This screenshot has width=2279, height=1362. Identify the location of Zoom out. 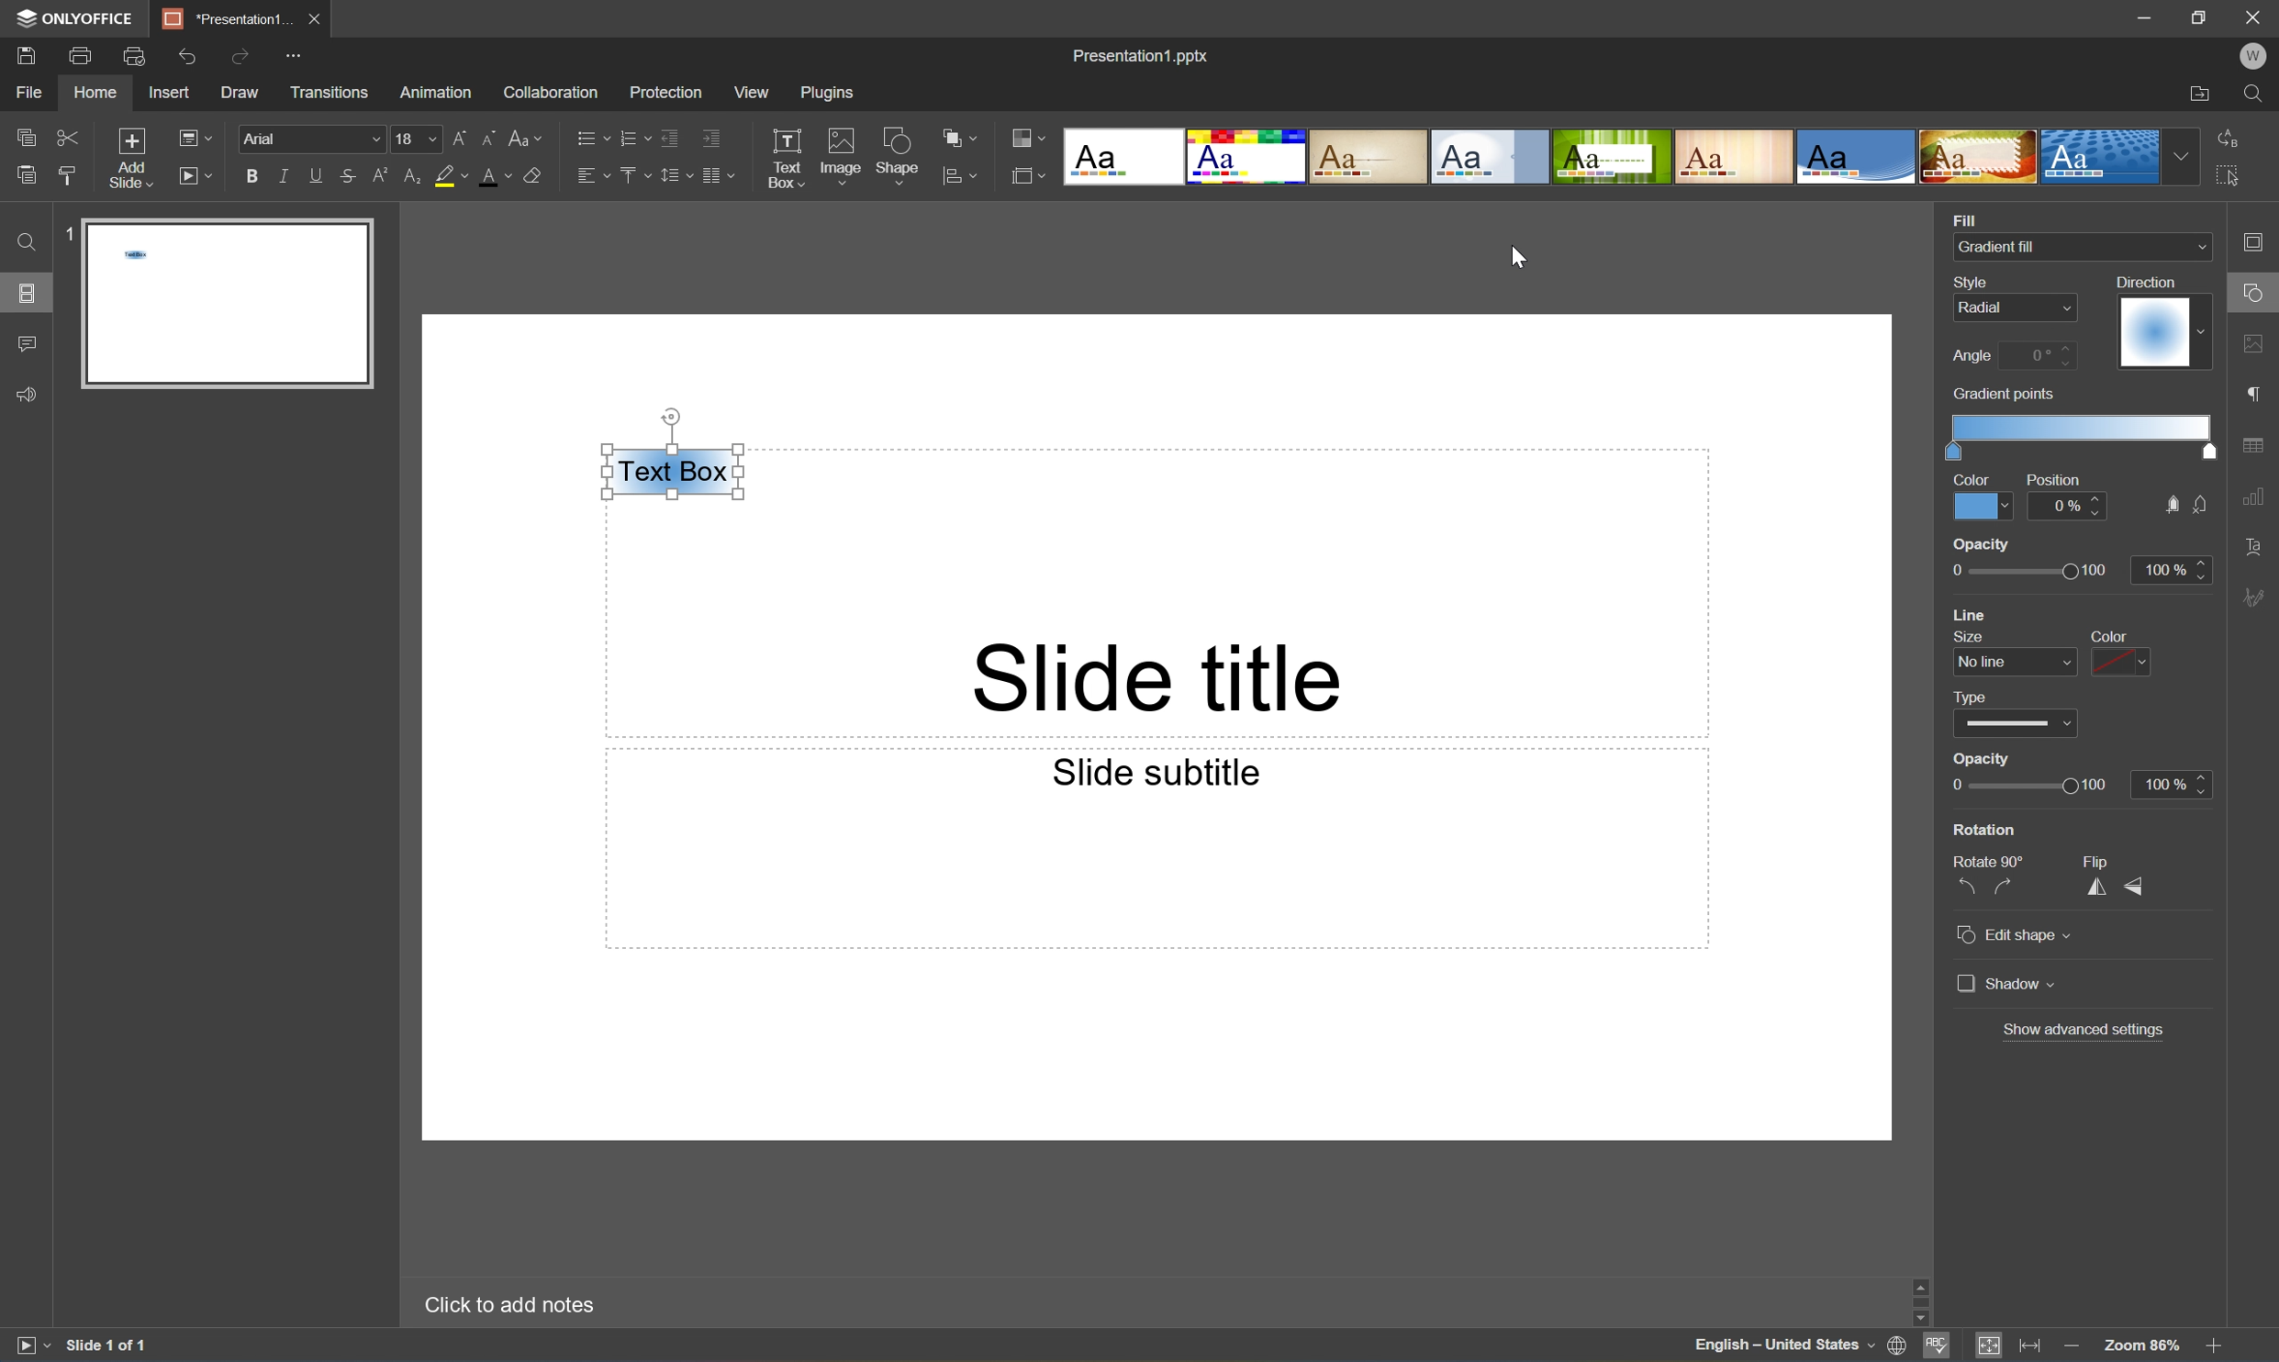
(2072, 1345).